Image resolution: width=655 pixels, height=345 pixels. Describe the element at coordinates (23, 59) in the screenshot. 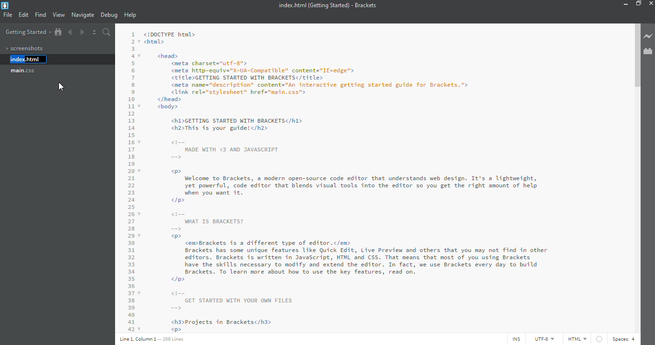

I see `index` at that location.